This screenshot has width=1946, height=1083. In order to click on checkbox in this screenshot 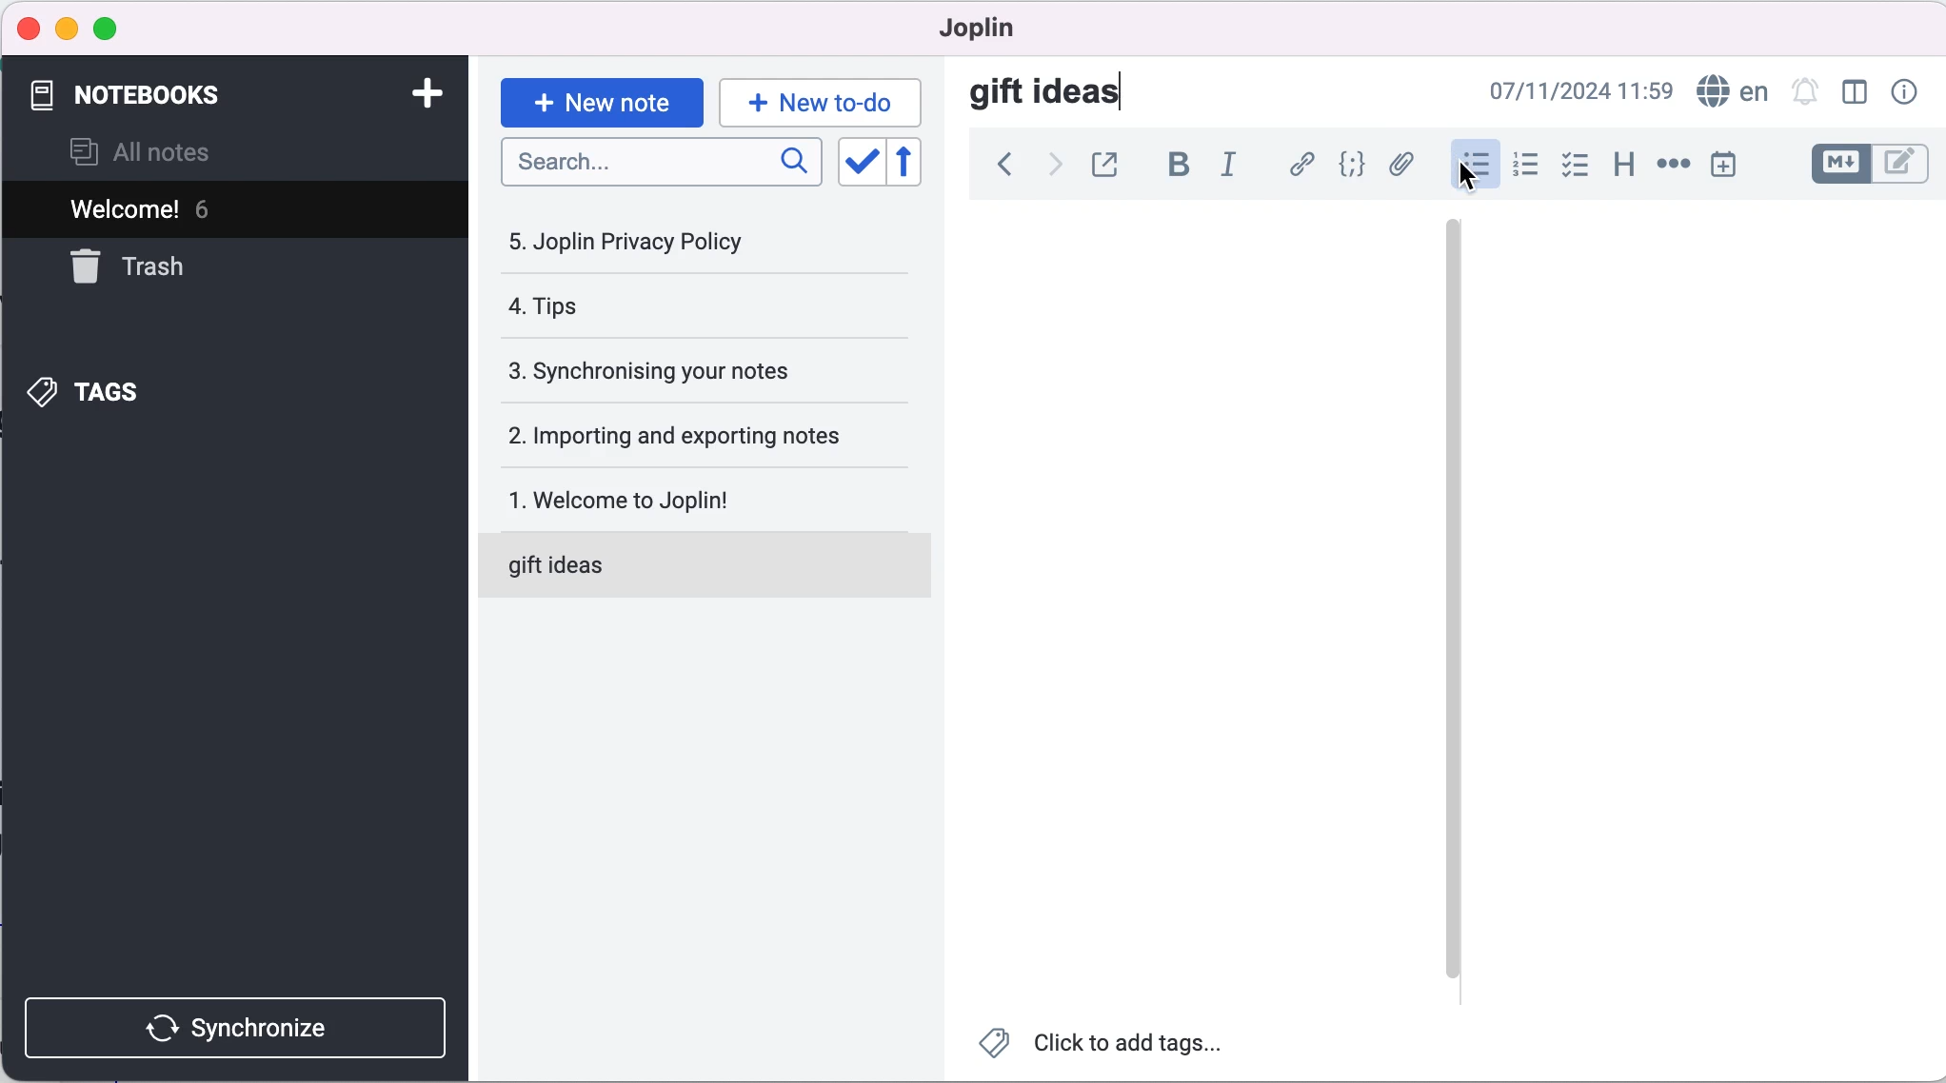, I will do `click(1578, 165)`.